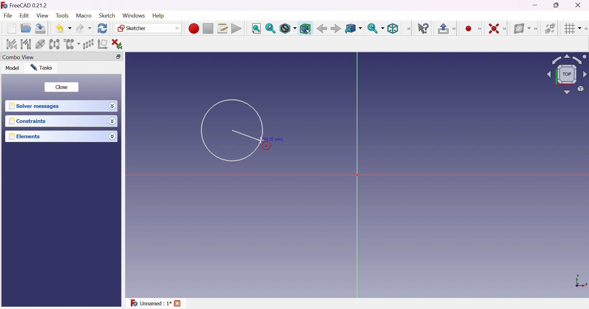 The width and height of the screenshot is (589, 309). Describe the element at coordinates (580, 282) in the screenshot. I see `x, y axis` at that location.